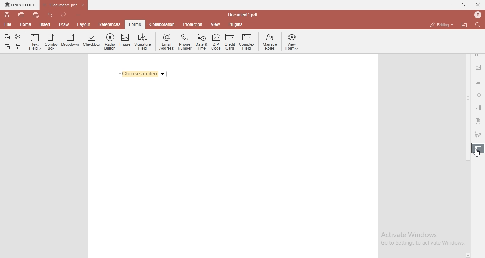 The height and width of the screenshot is (258, 485). I want to click on manage roles, so click(270, 42).